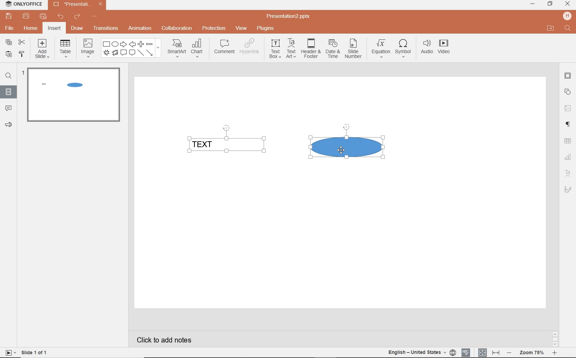 Image resolution: width=576 pixels, height=358 pixels. Describe the element at coordinates (567, 190) in the screenshot. I see `TEXT ART` at that location.